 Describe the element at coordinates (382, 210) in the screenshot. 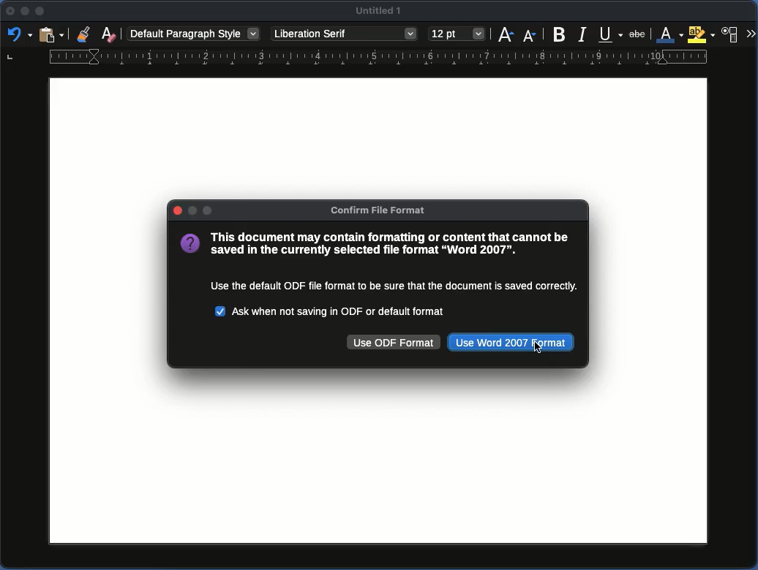

I see `Confirm file format` at that location.